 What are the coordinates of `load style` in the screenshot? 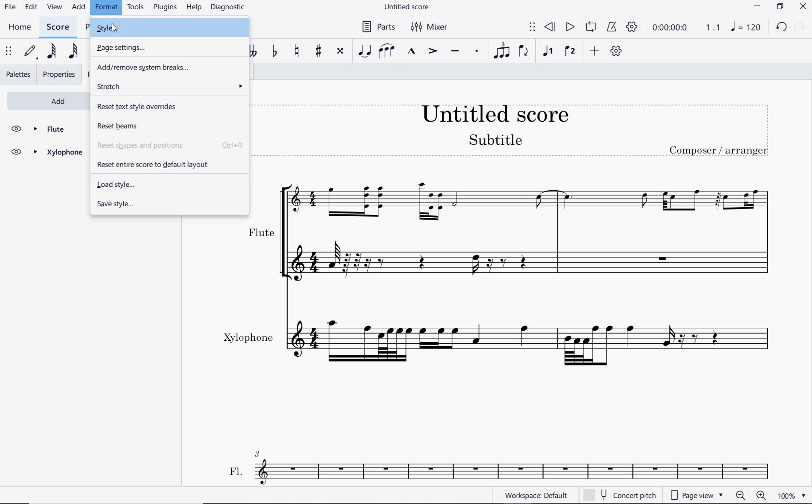 It's located at (170, 184).